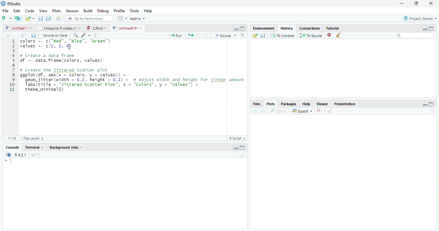 The width and height of the screenshot is (439, 231). Describe the element at coordinates (263, 35) in the screenshot. I see `Save history into a file` at that location.